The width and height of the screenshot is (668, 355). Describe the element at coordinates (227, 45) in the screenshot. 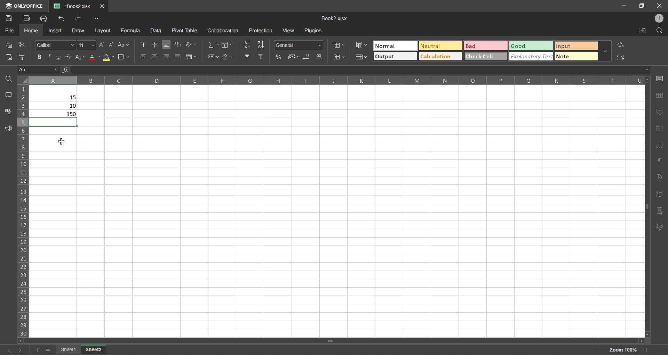

I see `fields` at that location.